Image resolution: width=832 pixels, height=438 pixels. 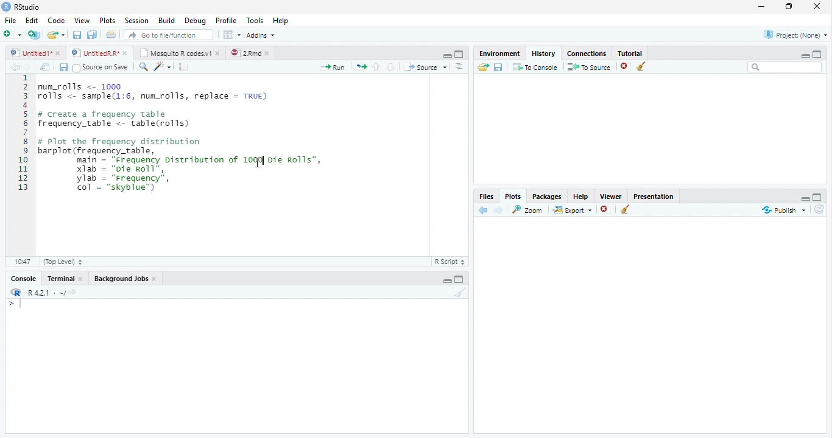 What do you see at coordinates (282, 20) in the screenshot?
I see `Help` at bounding box center [282, 20].